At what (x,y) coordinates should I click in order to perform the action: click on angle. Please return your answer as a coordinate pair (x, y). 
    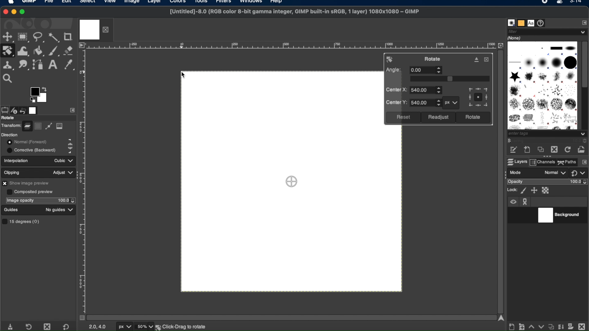
    Looking at the image, I should click on (414, 70).